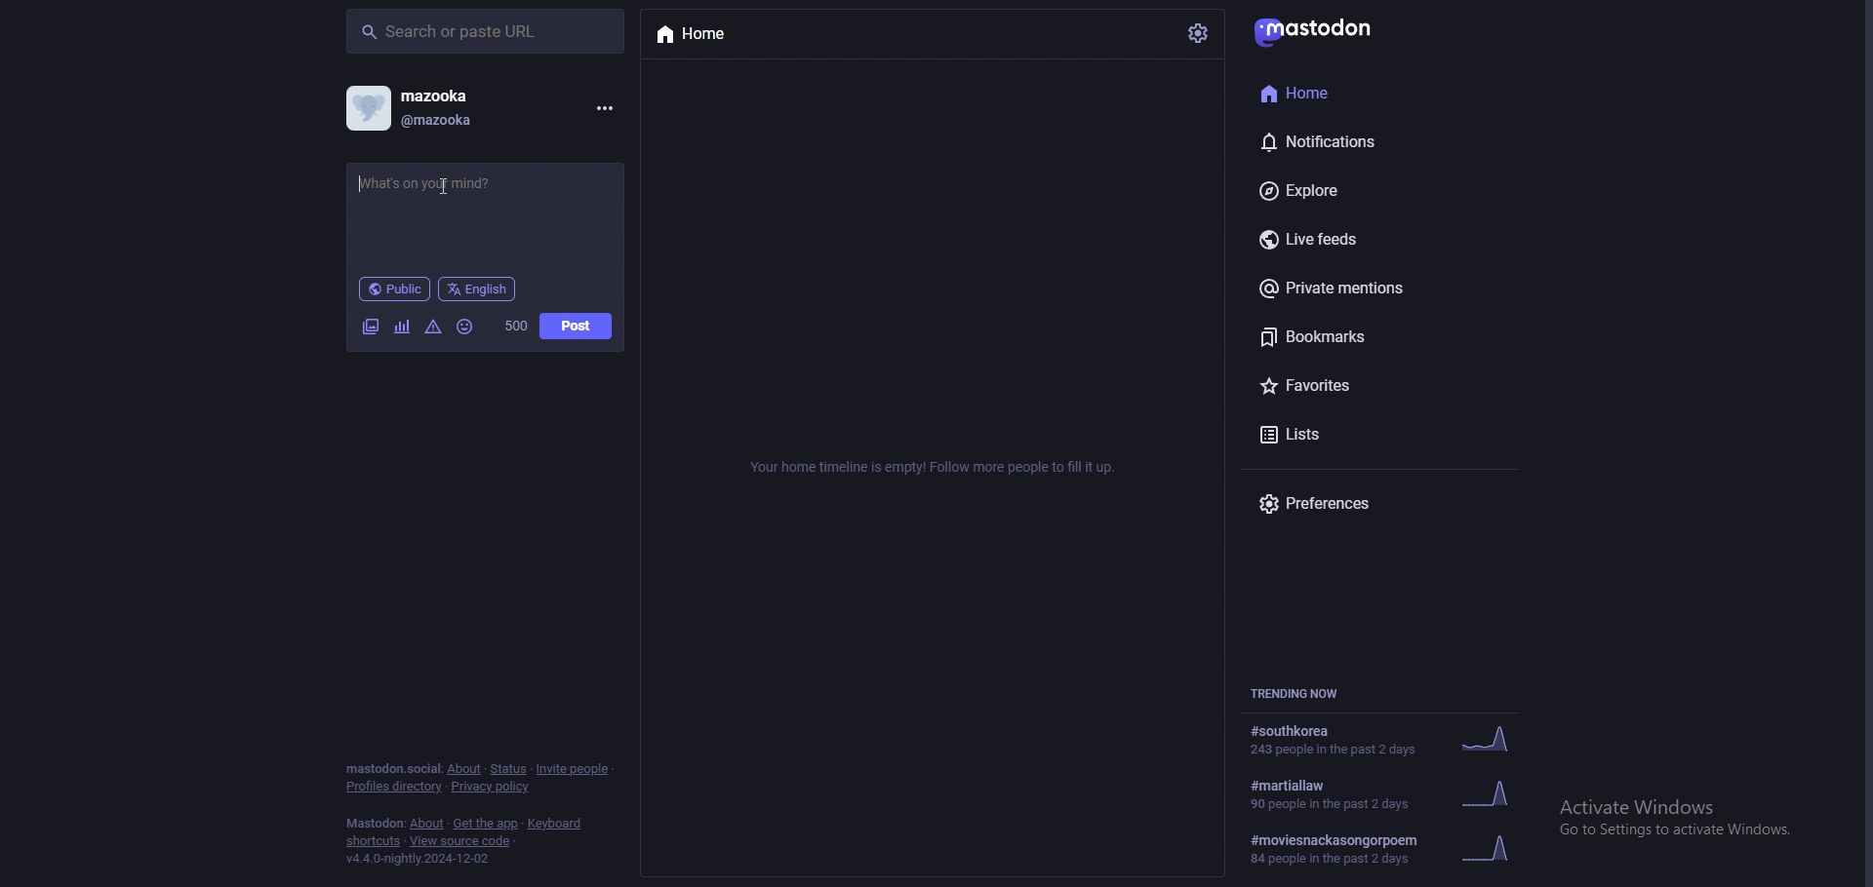  I want to click on search bar, so click(485, 31).